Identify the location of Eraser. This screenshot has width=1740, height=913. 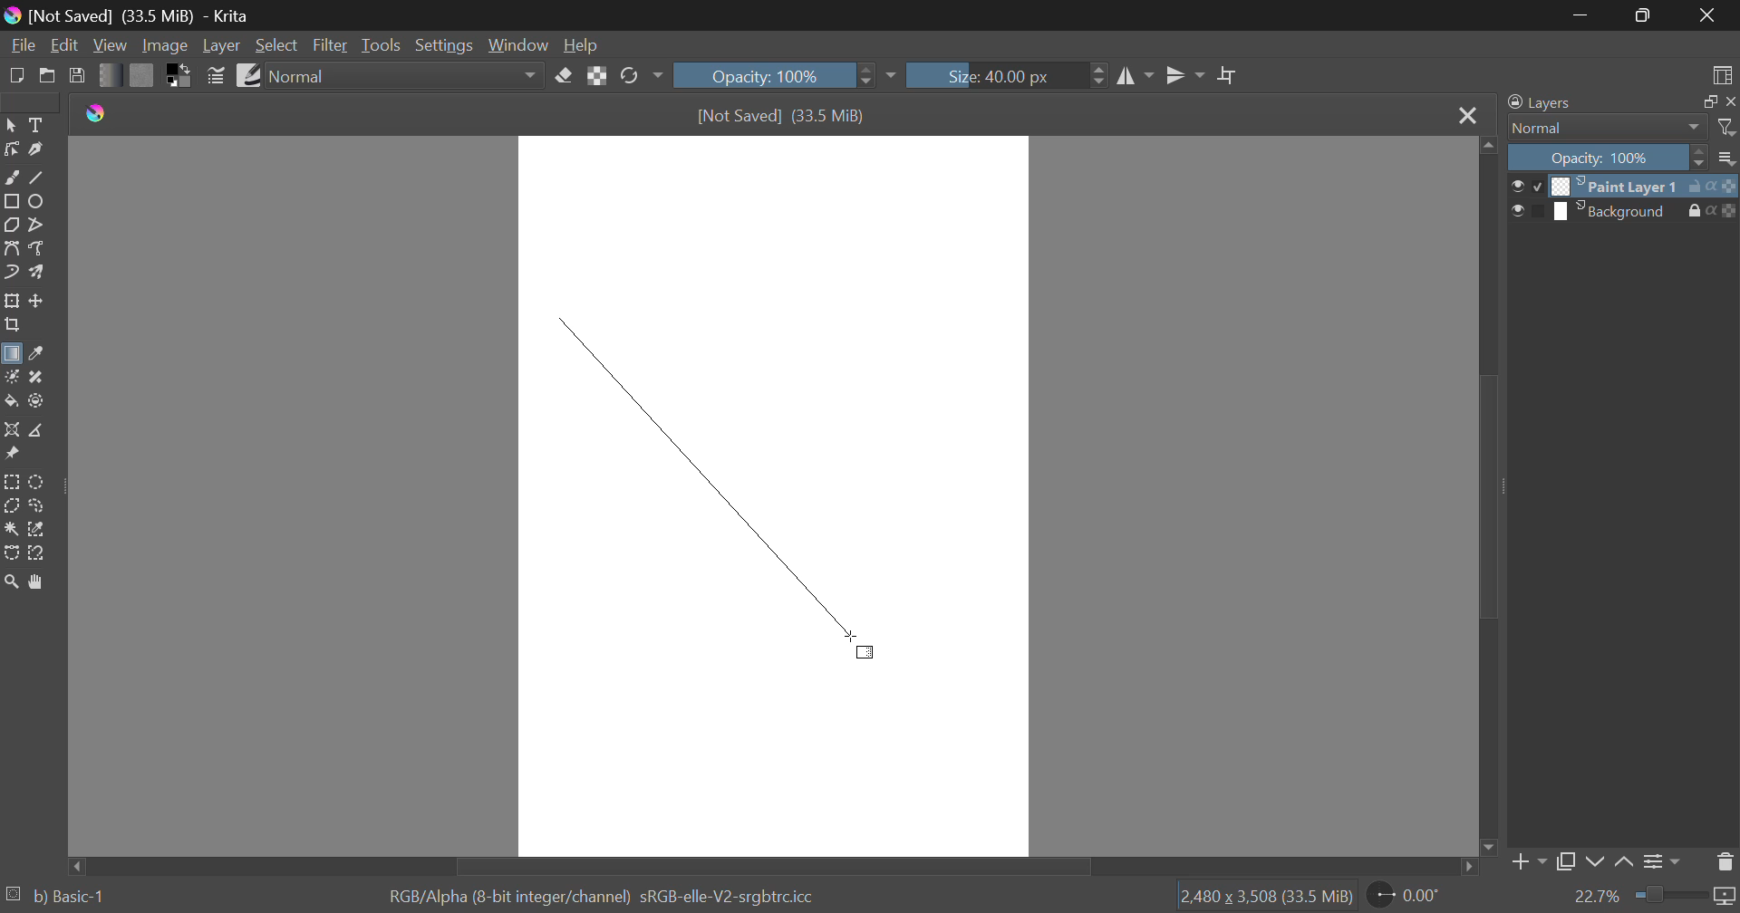
(565, 73).